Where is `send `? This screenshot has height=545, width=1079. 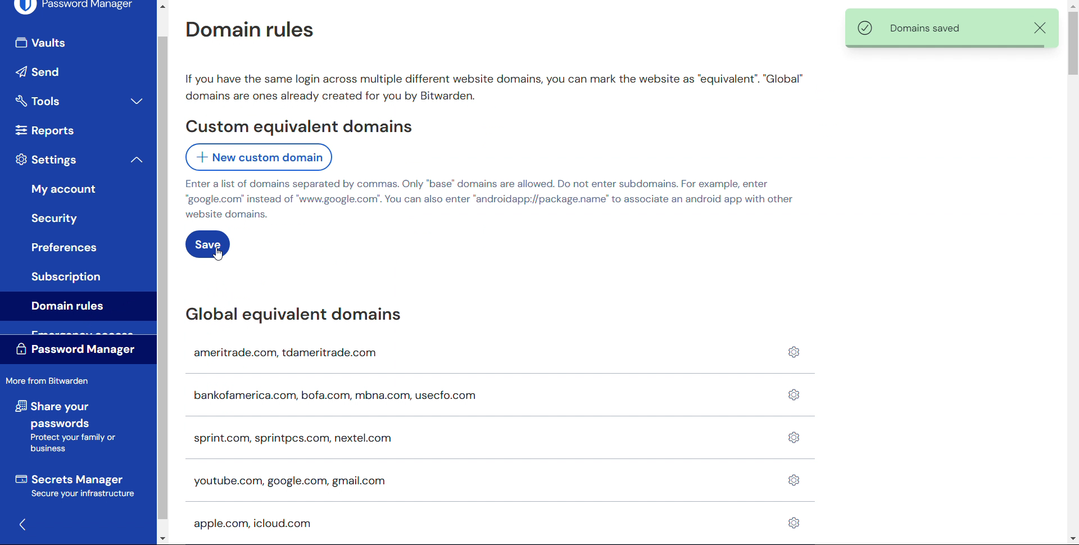
send  is located at coordinates (72, 71).